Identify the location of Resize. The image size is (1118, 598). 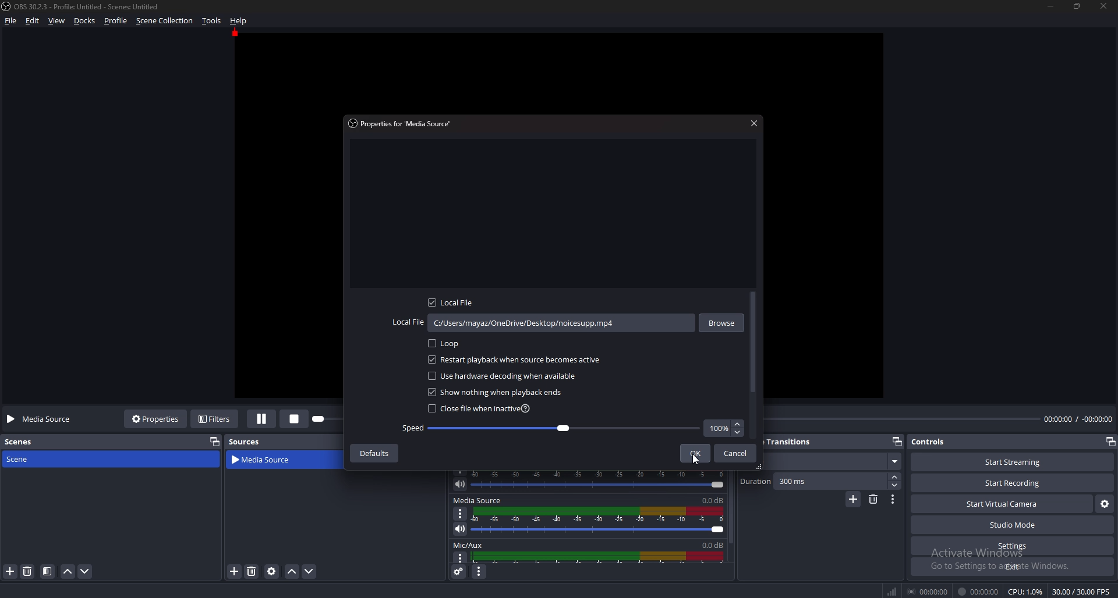
(1077, 5).